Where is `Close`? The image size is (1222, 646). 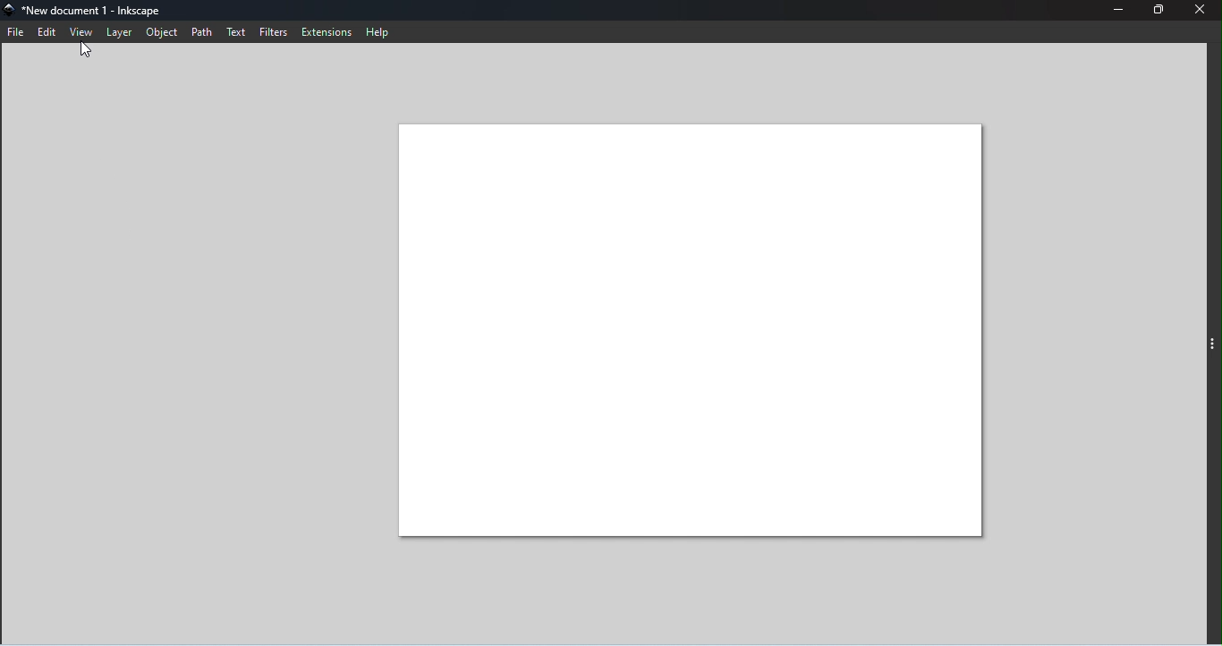 Close is located at coordinates (1203, 12).